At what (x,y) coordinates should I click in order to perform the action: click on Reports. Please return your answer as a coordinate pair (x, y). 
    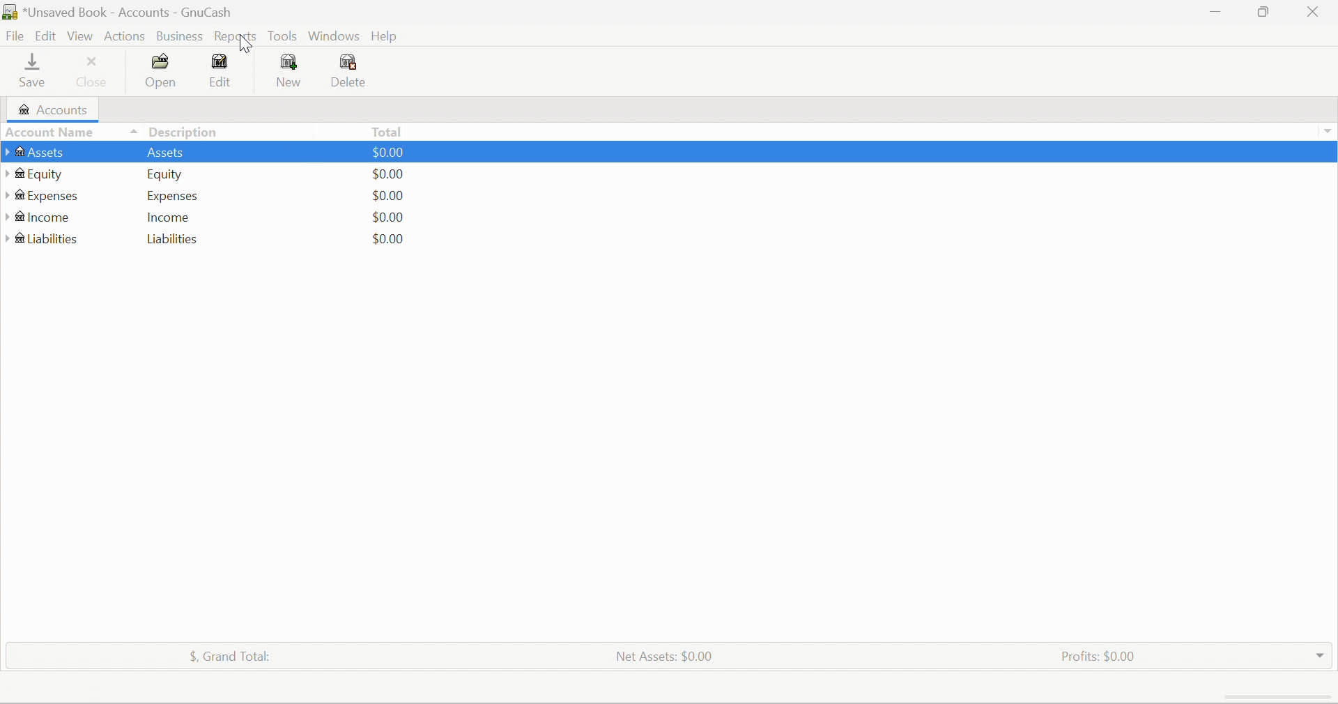
    Looking at the image, I should click on (237, 36).